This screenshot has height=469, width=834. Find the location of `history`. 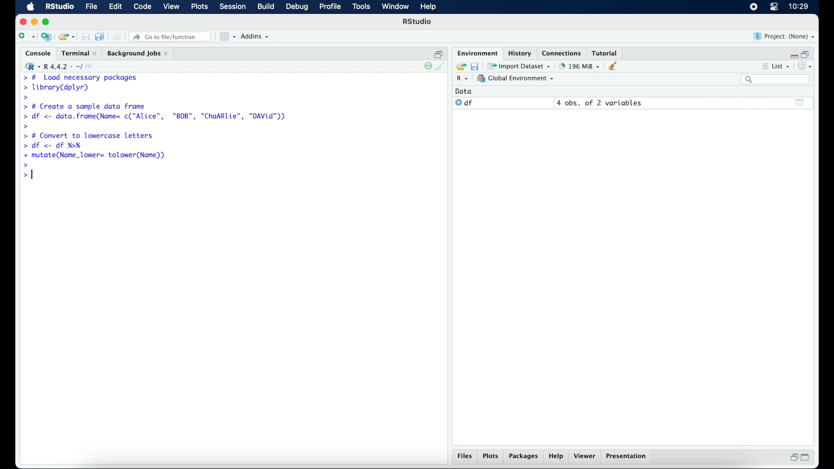

history is located at coordinates (519, 53).